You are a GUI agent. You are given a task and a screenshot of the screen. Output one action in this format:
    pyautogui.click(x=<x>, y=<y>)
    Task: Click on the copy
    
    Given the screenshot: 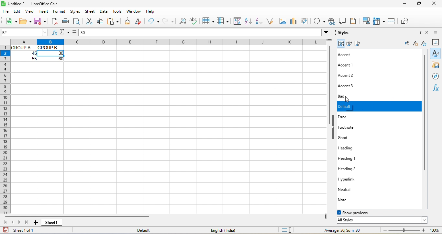 What is the action you would take?
    pyautogui.click(x=101, y=21)
    